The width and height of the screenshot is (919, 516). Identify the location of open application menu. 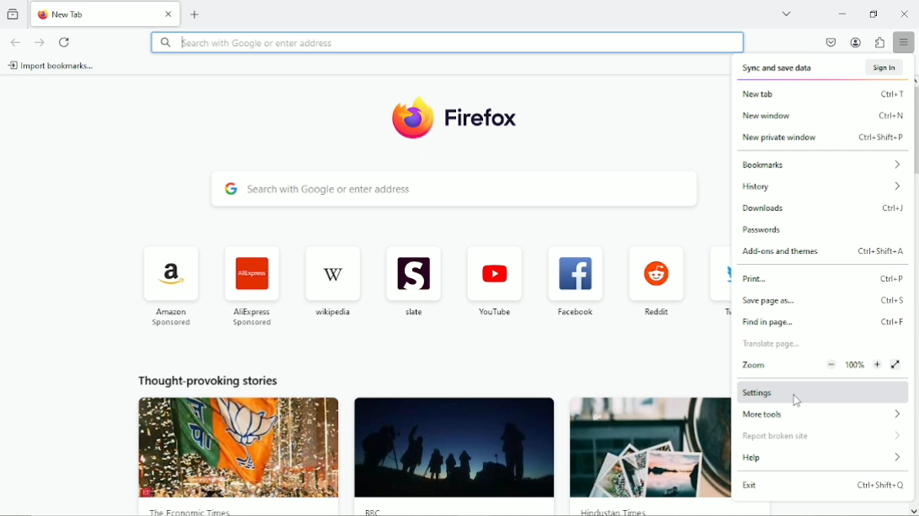
(904, 44).